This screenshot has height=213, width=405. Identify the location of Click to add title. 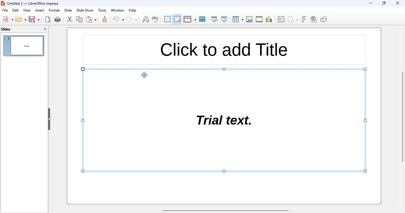
(223, 50).